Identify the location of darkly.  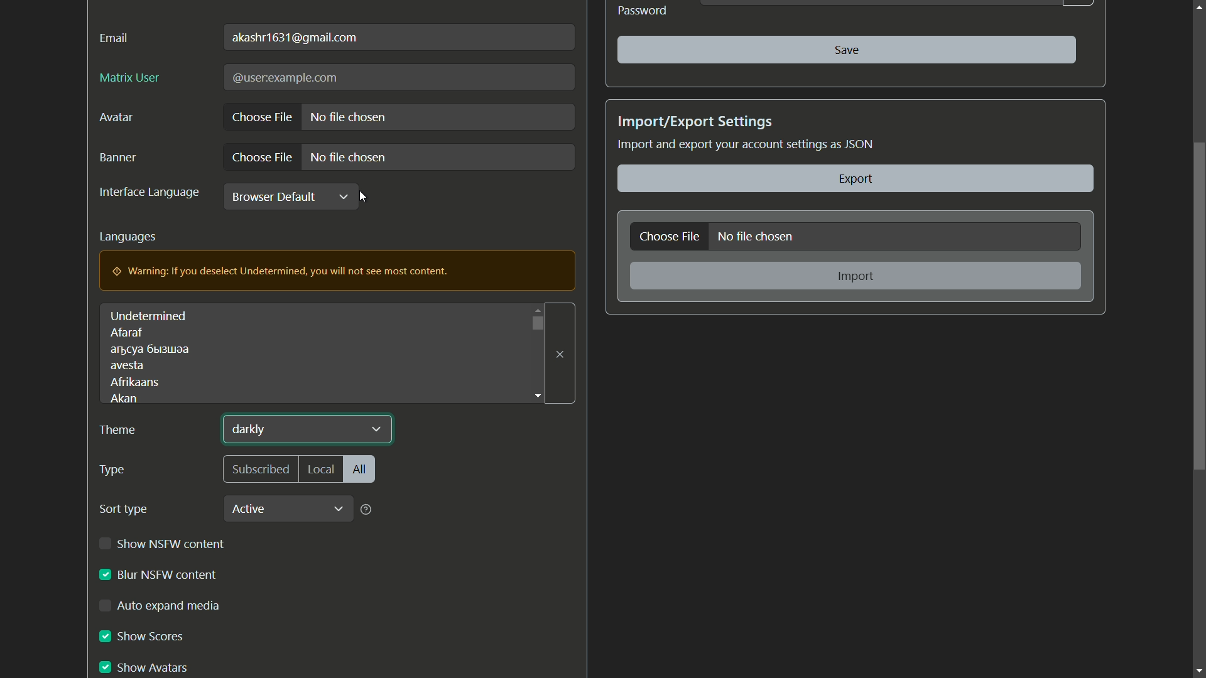
(250, 429).